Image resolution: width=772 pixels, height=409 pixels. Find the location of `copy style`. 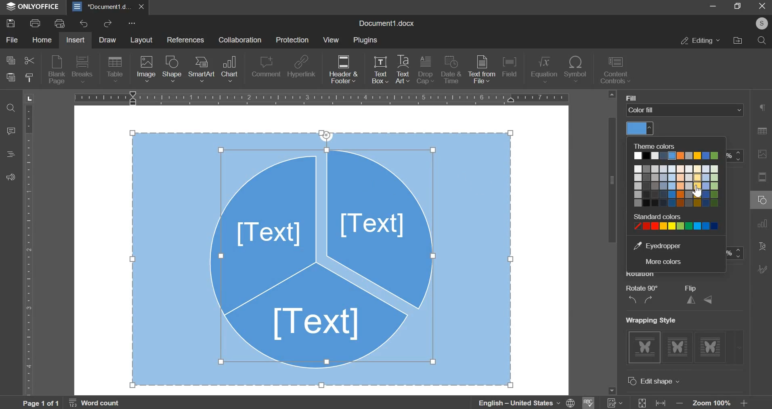

copy style is located at coordinates (31, 80).